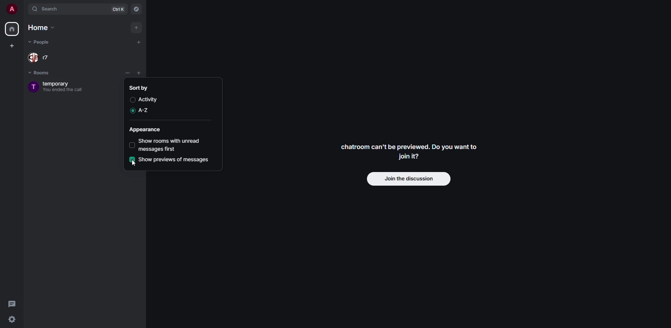 The height and width of the screenshot is (328, 671). I want to click on threads, so click(13, 303).